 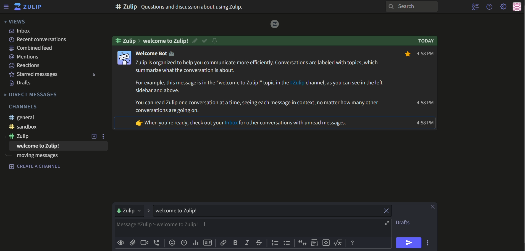 I want to click on text, so click(x=33, y=127).